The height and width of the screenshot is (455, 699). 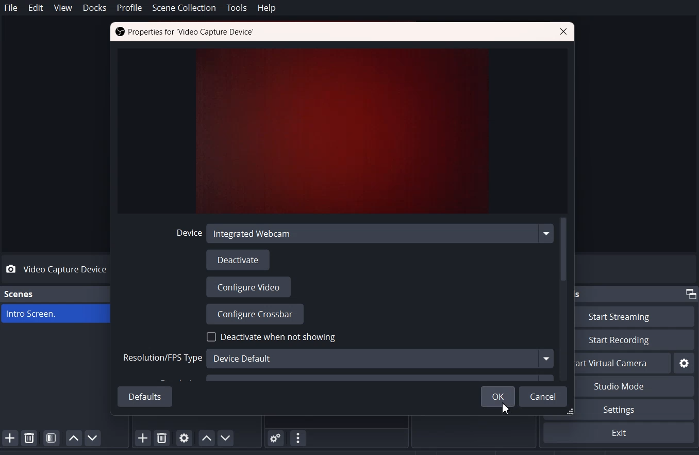 I want to click on Add Source, so click(x=138, y=439).